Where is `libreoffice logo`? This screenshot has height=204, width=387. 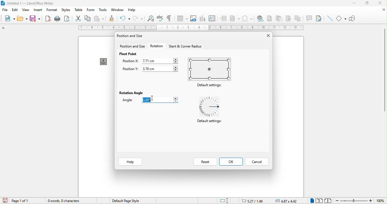
libreoffice logo is located at coordinates (3, 3).